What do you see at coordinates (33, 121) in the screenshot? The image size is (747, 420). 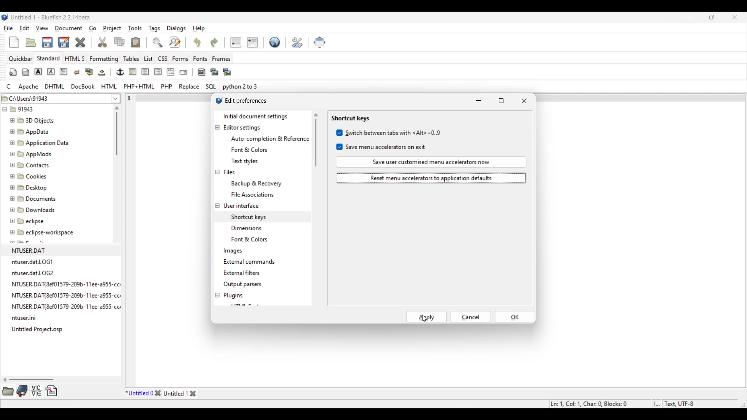 I see `3D Objects` at bounding box center [33, 121].